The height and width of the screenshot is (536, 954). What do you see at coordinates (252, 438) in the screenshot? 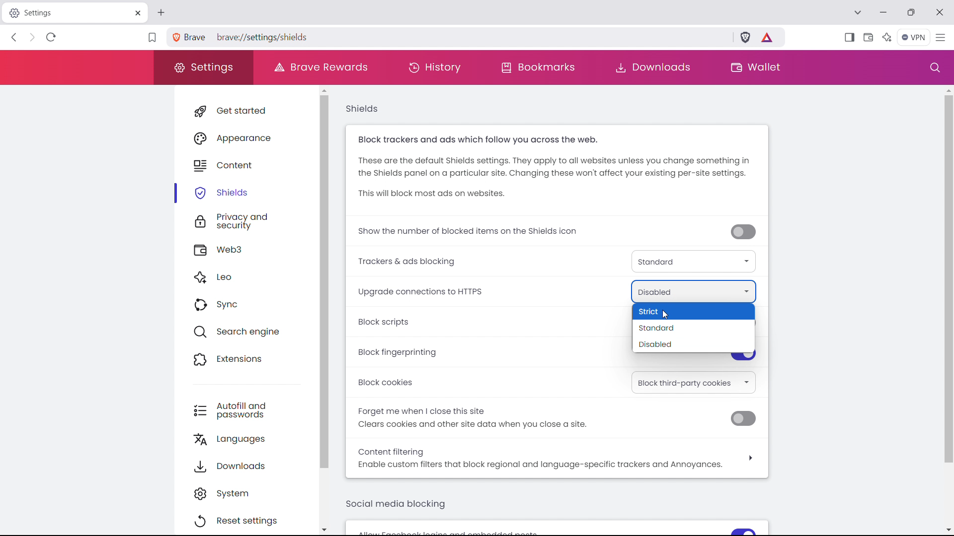
I see `languages` at bounding box center [252, 438].